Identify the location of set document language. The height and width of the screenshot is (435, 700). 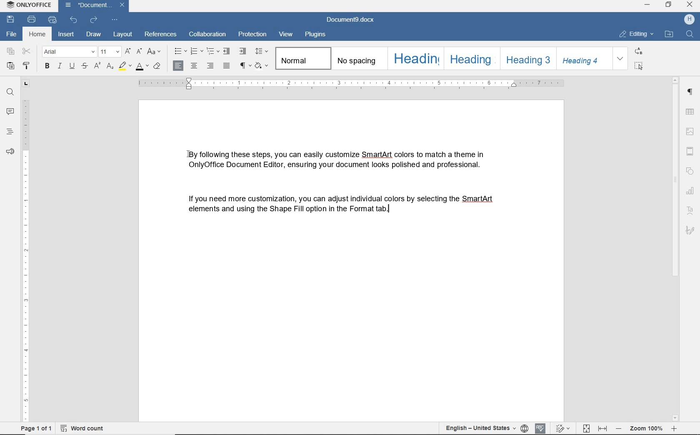
(525, 427).